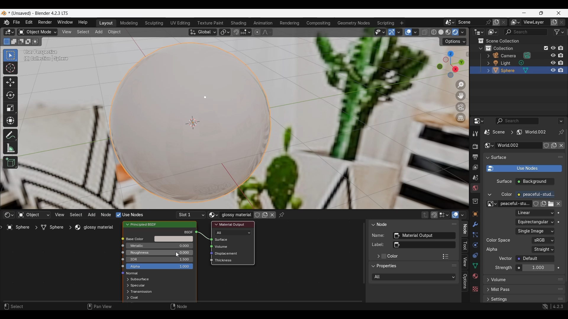 This screenshot has height=319, width=568. Describe the element at coordinates (543, 204) in the screenshot. I see `Add new color` at that location.